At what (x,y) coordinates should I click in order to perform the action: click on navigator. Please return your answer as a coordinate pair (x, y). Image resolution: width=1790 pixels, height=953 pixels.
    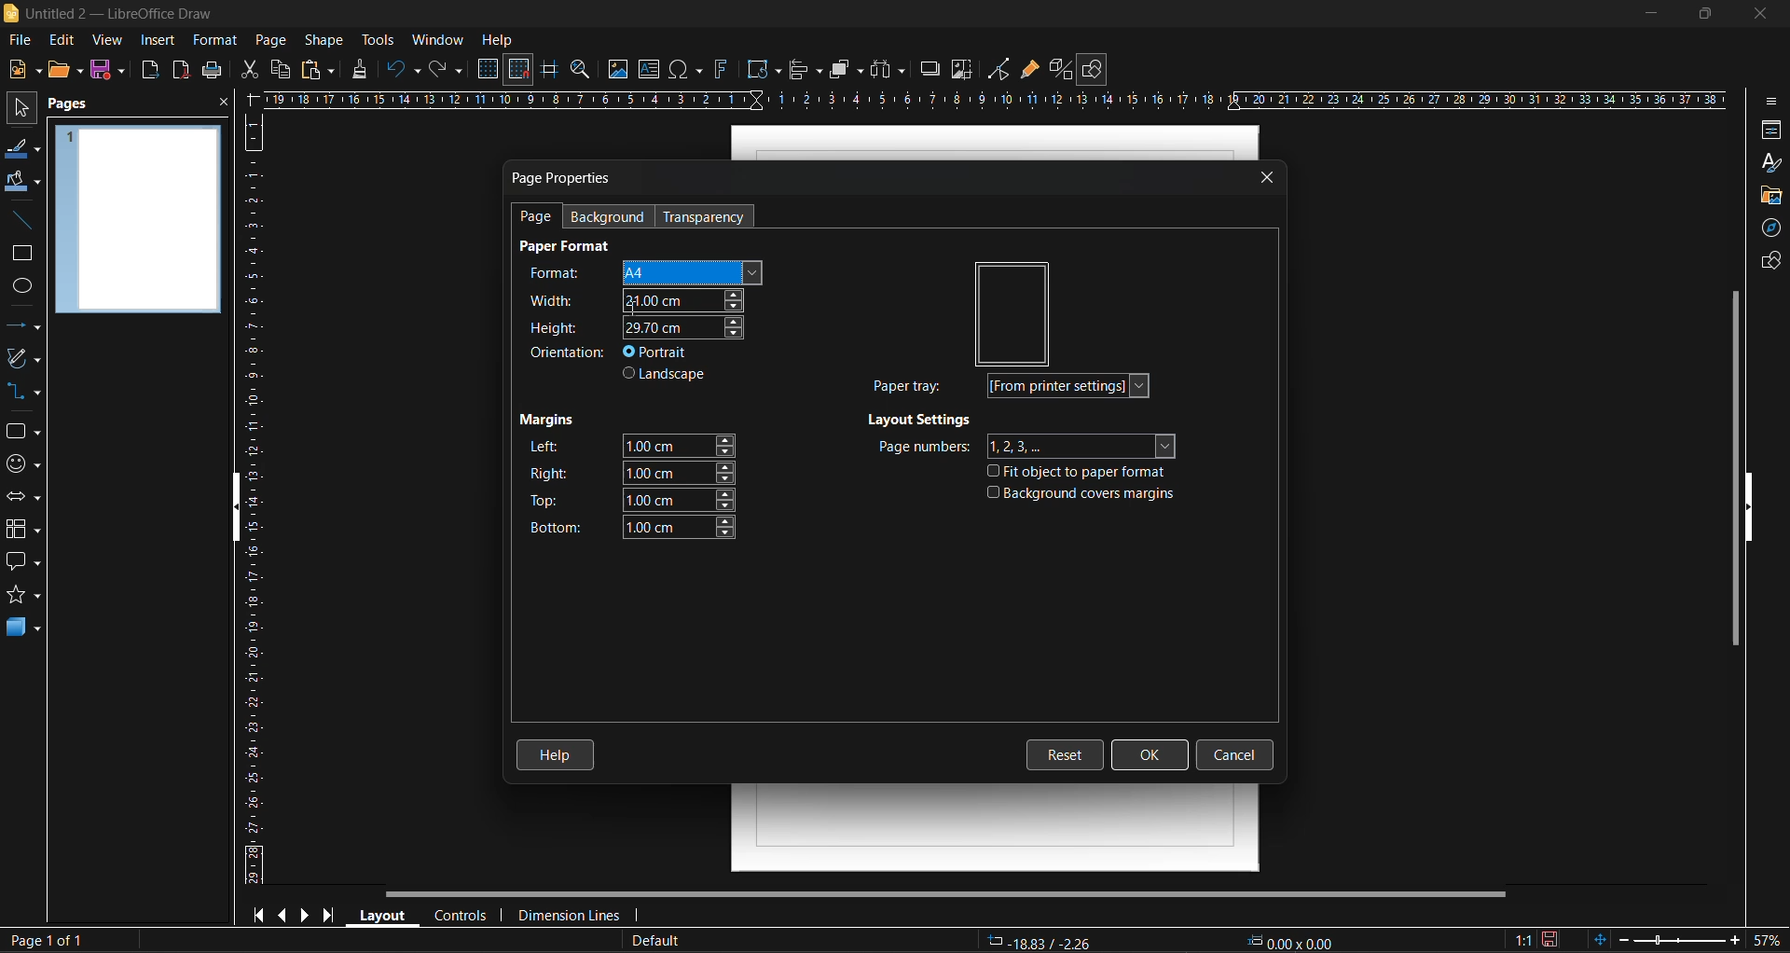
    Looking at the image, I should click on (1769, 228).